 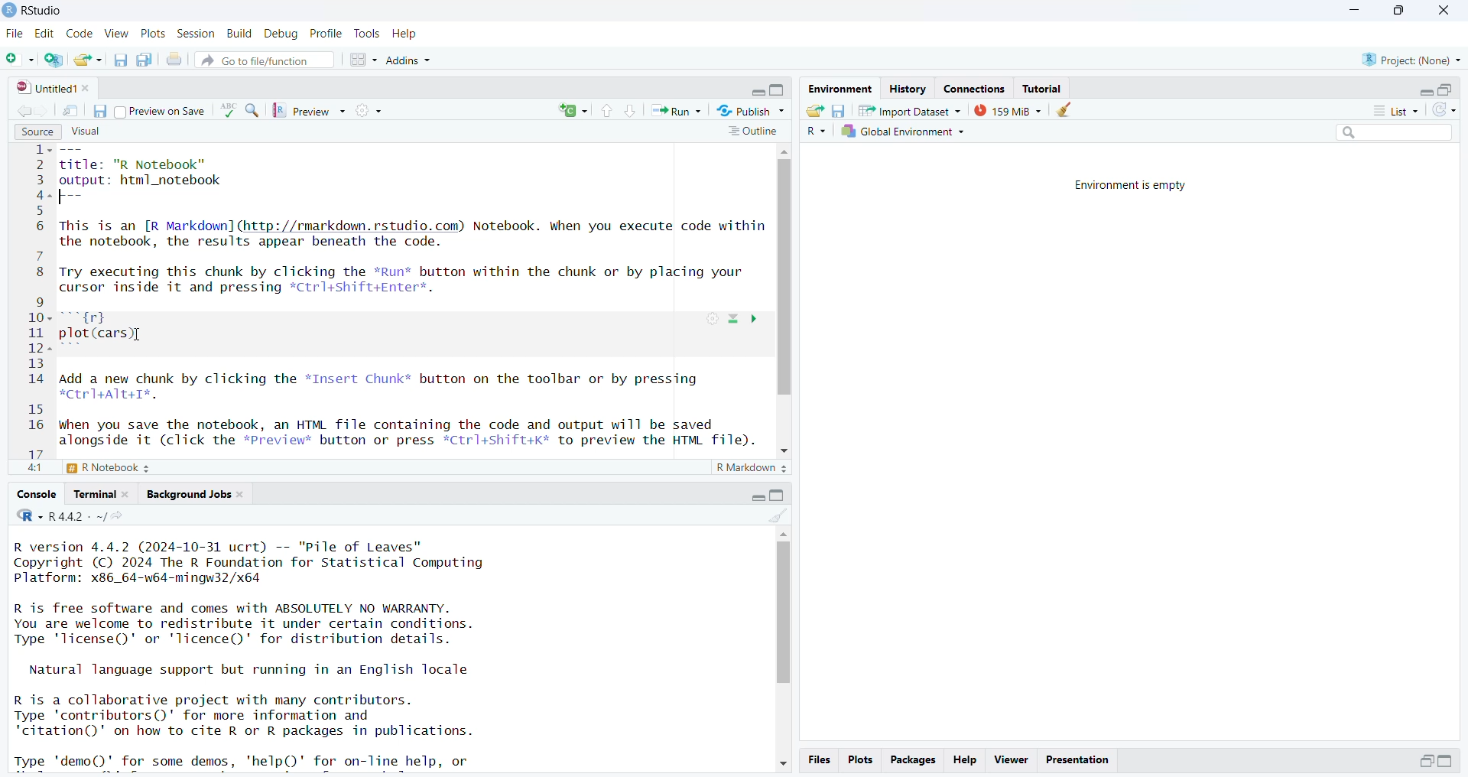 What do you see at coordinates (966, 759) in the screenshot?
I see `help` at bounding box center [966, 759].